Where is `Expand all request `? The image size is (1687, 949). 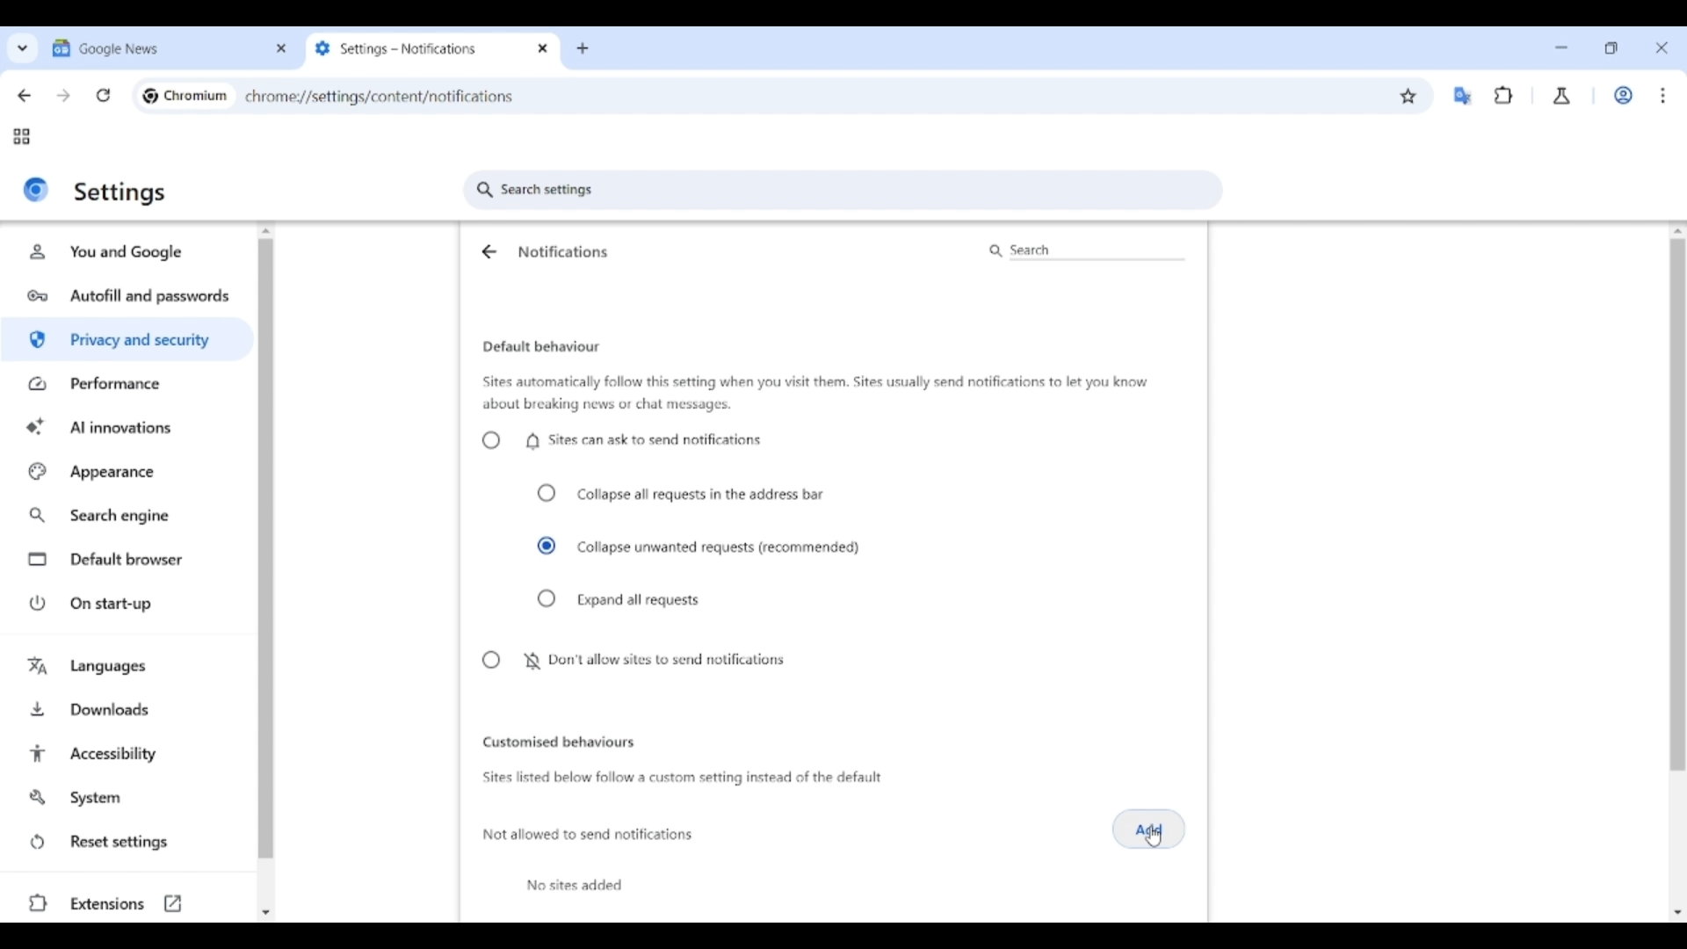
Expand all request  is located at coordinates (620, 599).